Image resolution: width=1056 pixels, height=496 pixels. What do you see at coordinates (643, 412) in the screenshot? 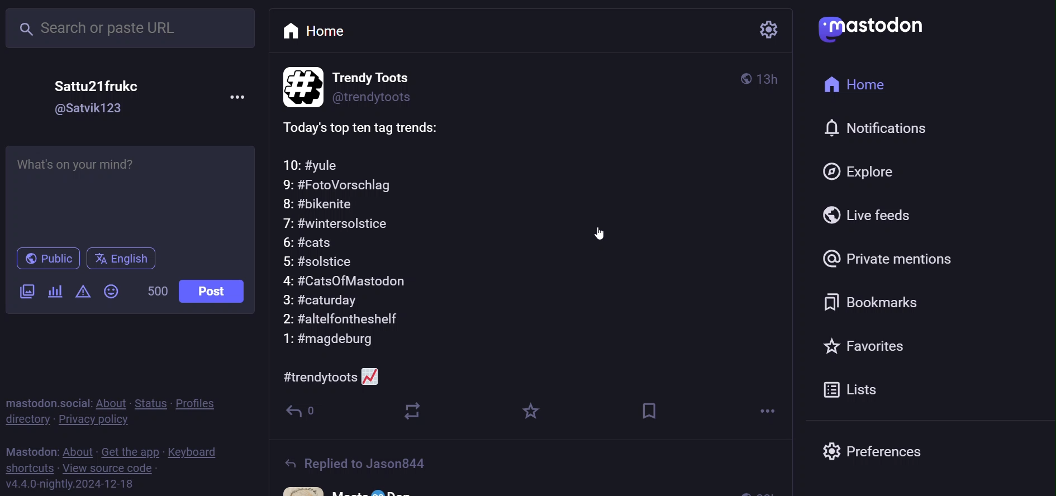
I see `bookmark` at bounding box center [643, 412].